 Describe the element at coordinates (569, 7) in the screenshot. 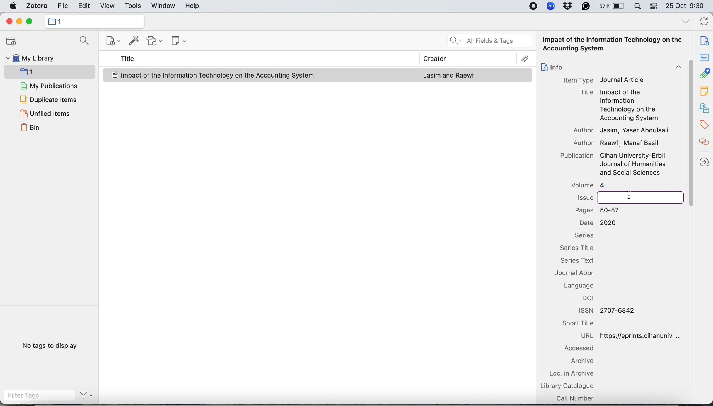

I see `dropbox` at that location.